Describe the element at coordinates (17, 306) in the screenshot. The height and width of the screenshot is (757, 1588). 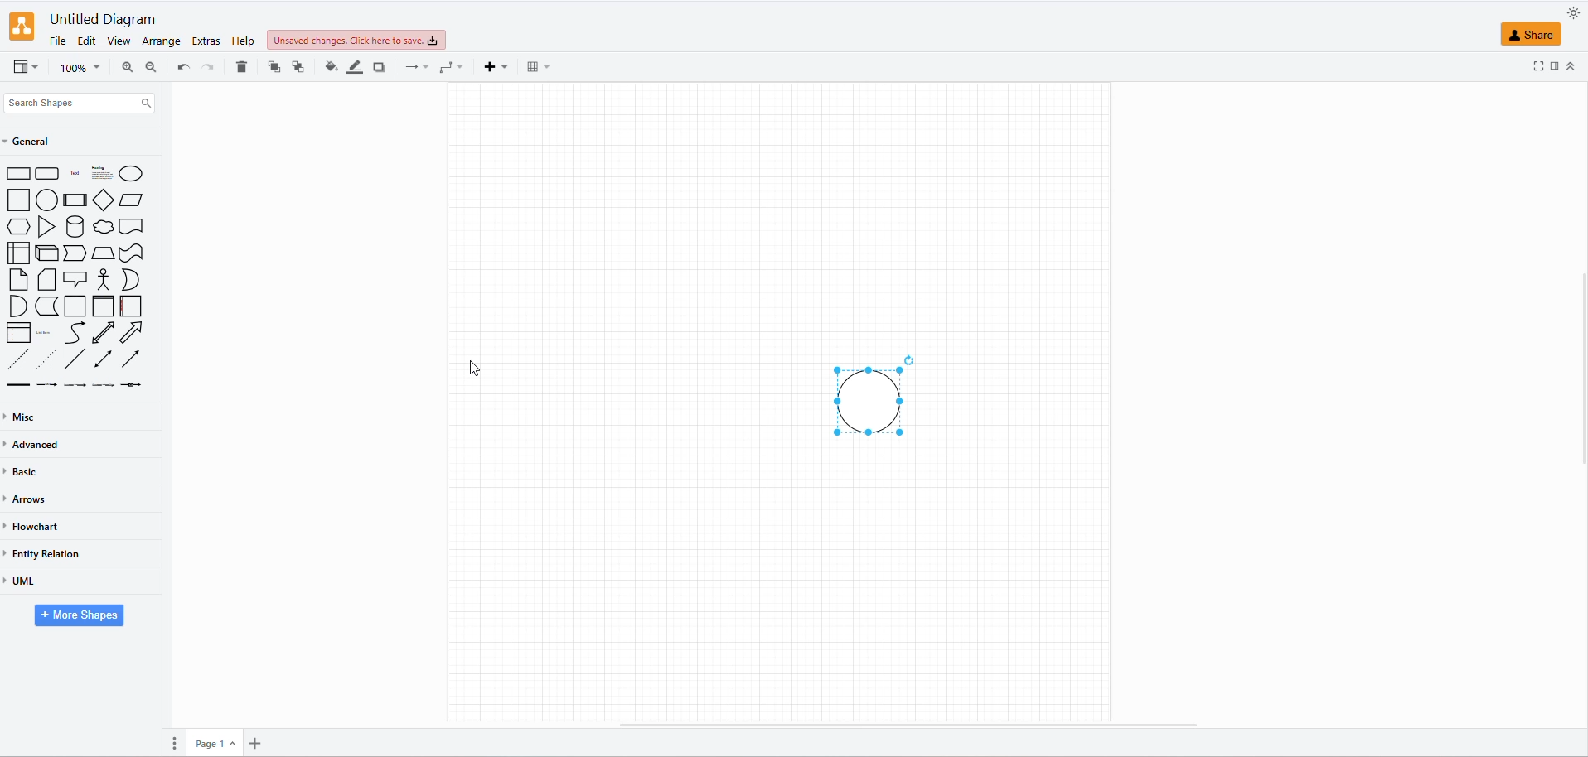
I see `AND` at that location.